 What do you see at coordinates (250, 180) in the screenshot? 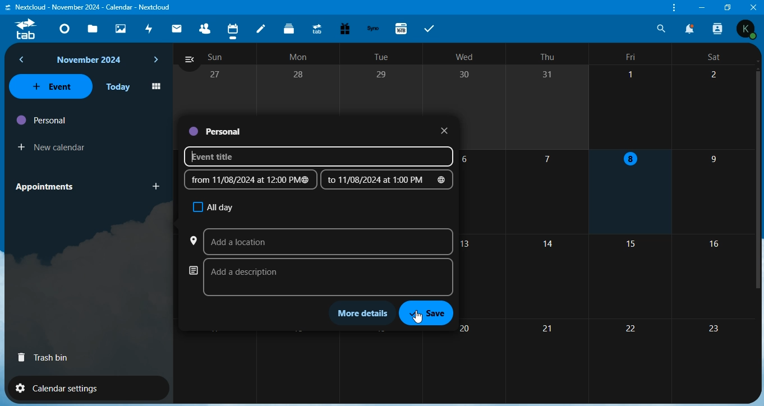
I see `date` at bounding box center [250, 180].